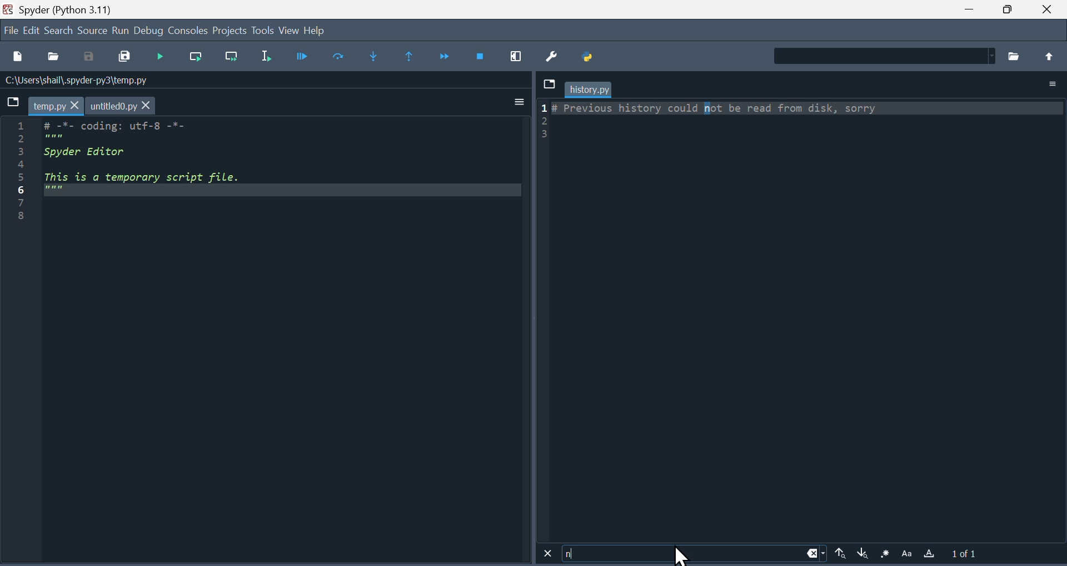 The width and height of the screenshot is (1067, 566). What do you see at coordinates (484, 54) in the screenshot?
I see `Stop debugging` at bounding box center [484, 54].